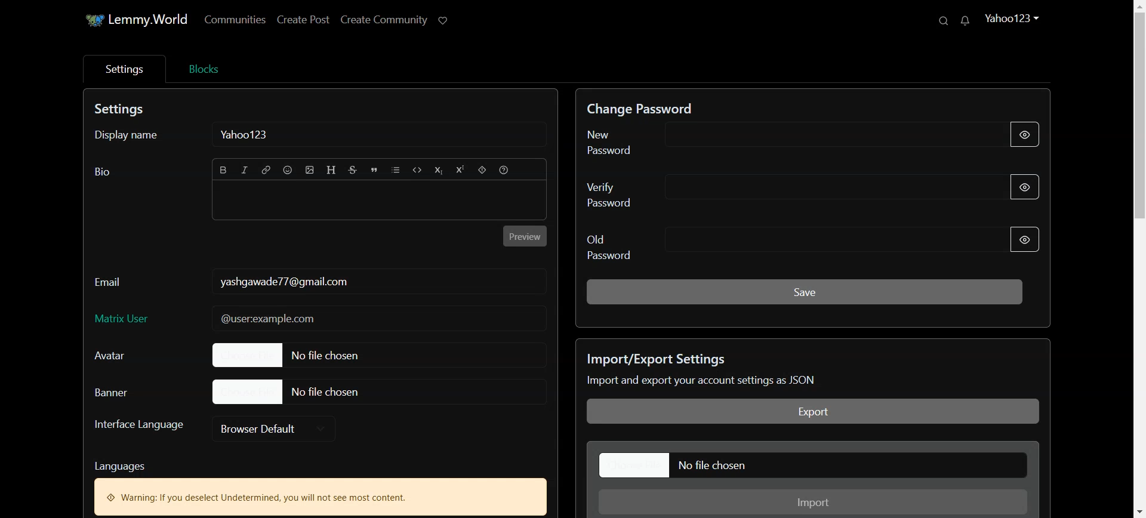 The image size is (1146, 518). I want to click on Save, so click(805, 291).